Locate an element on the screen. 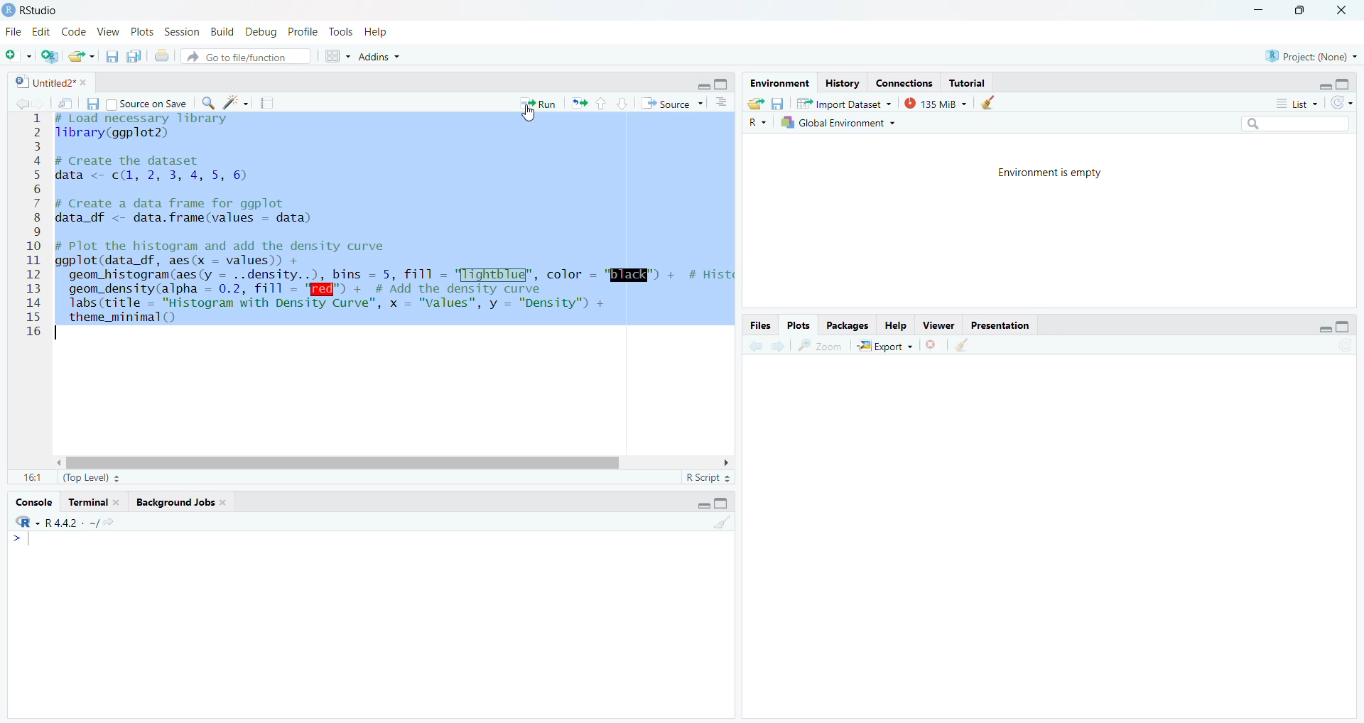  save current document is located at coordinates (92, 102).